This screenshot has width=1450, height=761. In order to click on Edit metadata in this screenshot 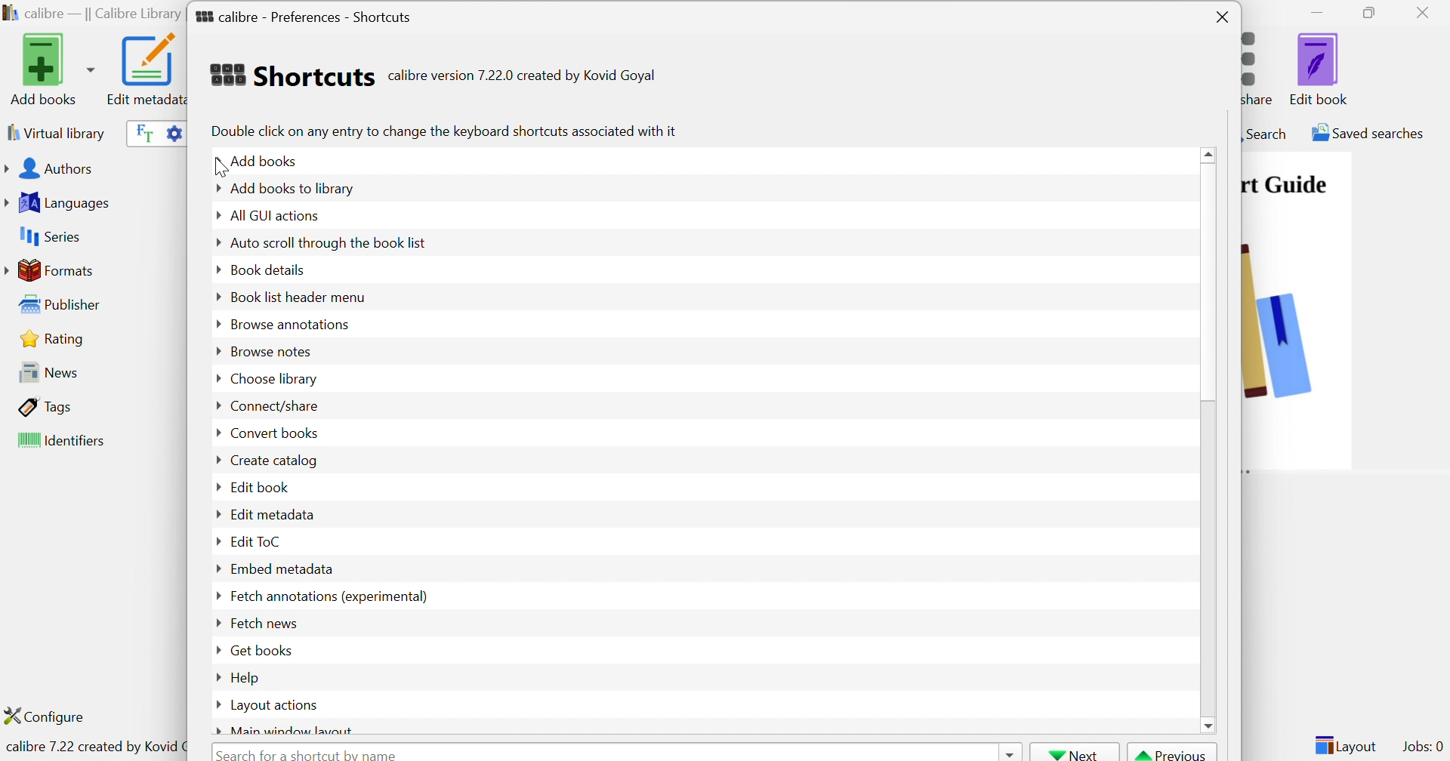, I will do `click(144, 69)`.